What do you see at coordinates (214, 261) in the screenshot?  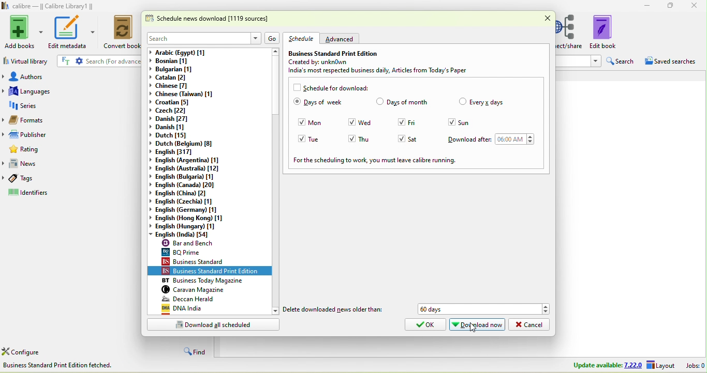 I see `business standard` at bounding box center [214, 261].